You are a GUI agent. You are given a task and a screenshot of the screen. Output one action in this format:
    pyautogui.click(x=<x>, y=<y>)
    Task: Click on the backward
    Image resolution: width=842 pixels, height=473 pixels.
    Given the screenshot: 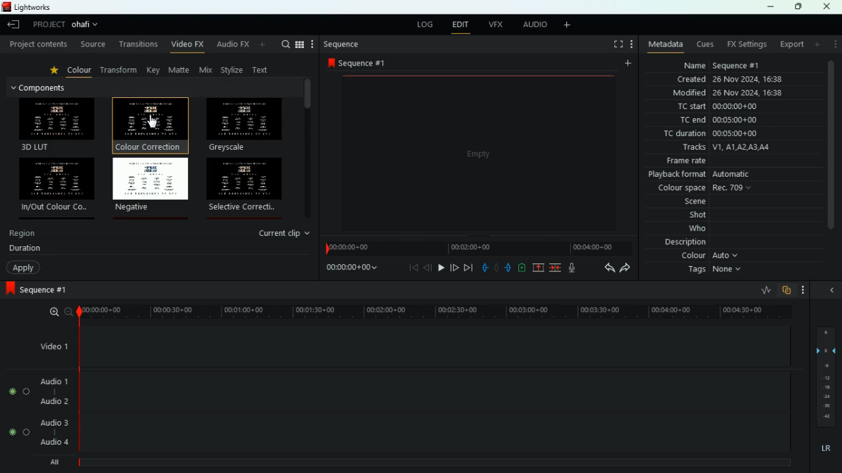 What is the action you would take?
    pyautogui.click(x=428, y=269)
    